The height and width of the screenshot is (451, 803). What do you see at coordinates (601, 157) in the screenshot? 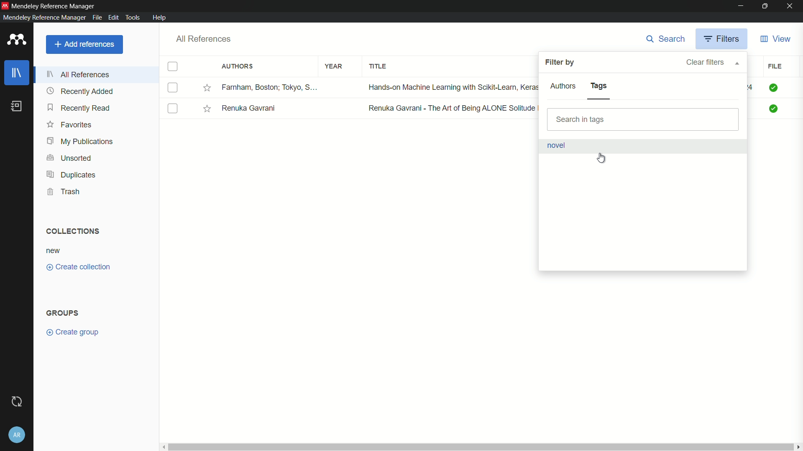
I see `cursor` at bounding box center [601, 157].